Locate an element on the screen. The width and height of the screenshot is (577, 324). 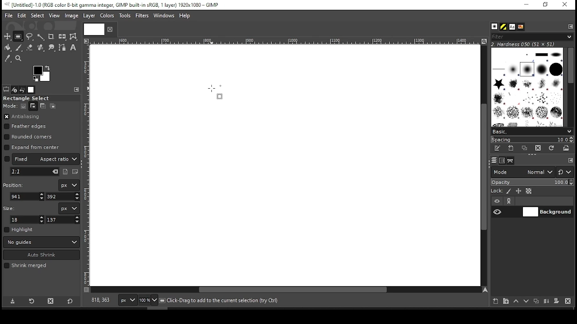
switch to other mode groups is located at coordinates (564, 173).